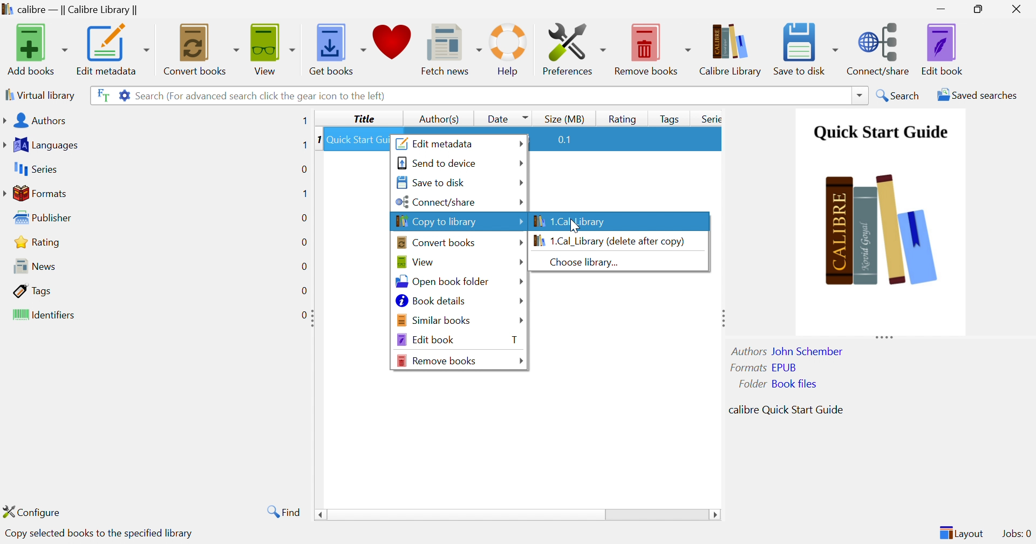 The width and height of the screenshot is (1036, 544). Describe the element at coordinates (883, 232) in the screenshot. I see `Image` at that location.